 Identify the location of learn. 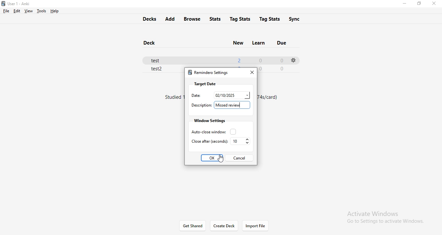
(258, 42).